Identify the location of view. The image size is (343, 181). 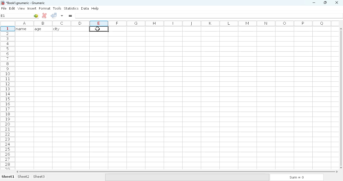
(21, 8).